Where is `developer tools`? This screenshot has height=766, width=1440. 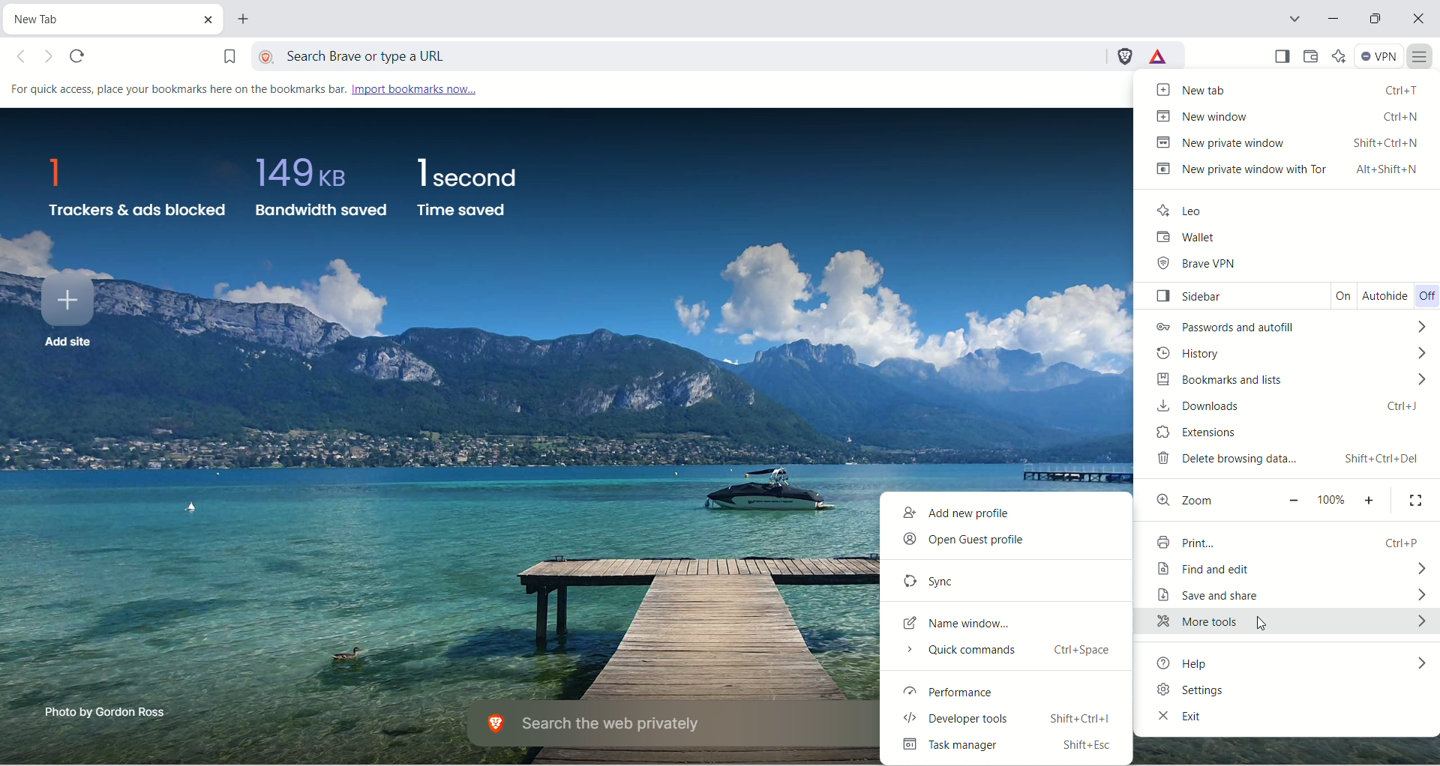
developer tools is located at coordinates (1014, 720).